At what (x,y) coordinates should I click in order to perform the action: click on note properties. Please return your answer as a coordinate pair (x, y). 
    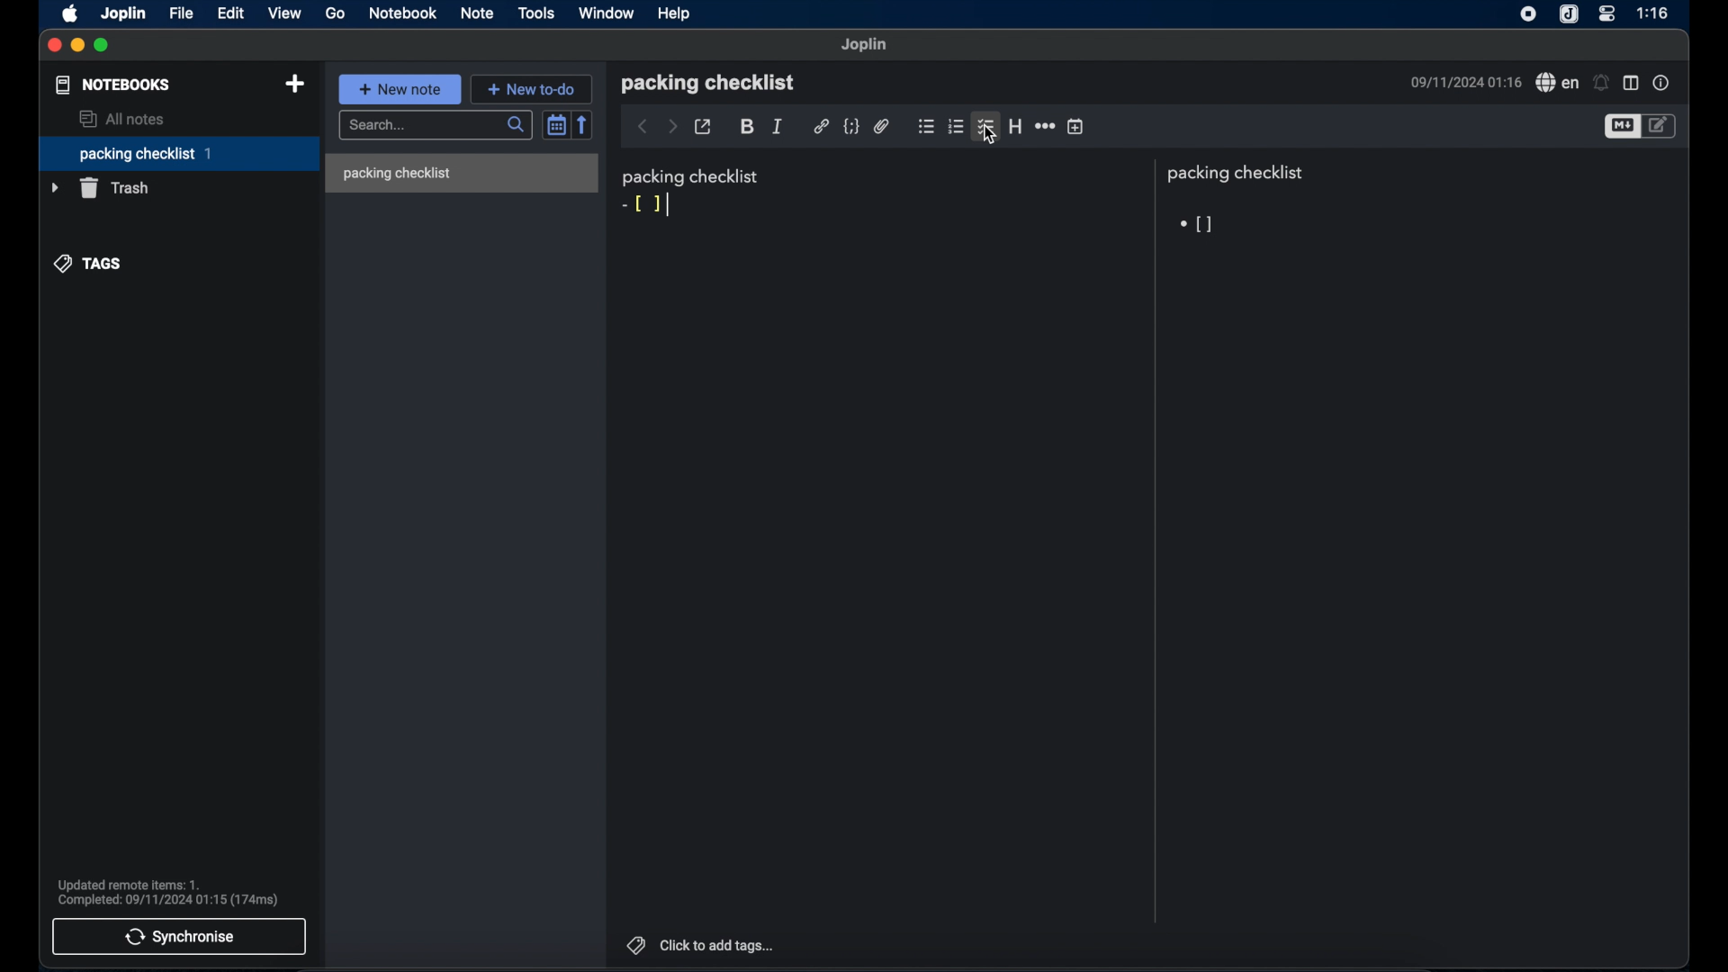
    Looking at the image, I should click on (1663, 83).